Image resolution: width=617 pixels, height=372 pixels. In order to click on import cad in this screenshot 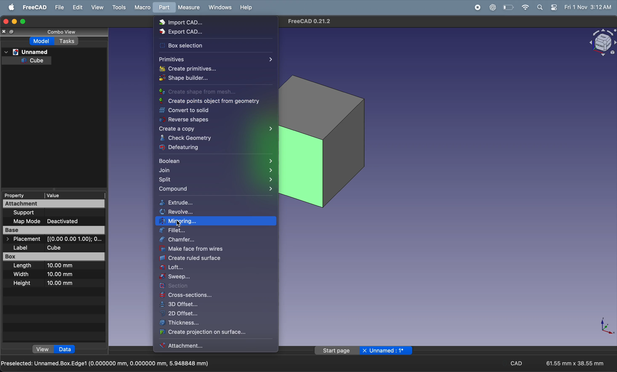, I will do `click(212, 23)`.